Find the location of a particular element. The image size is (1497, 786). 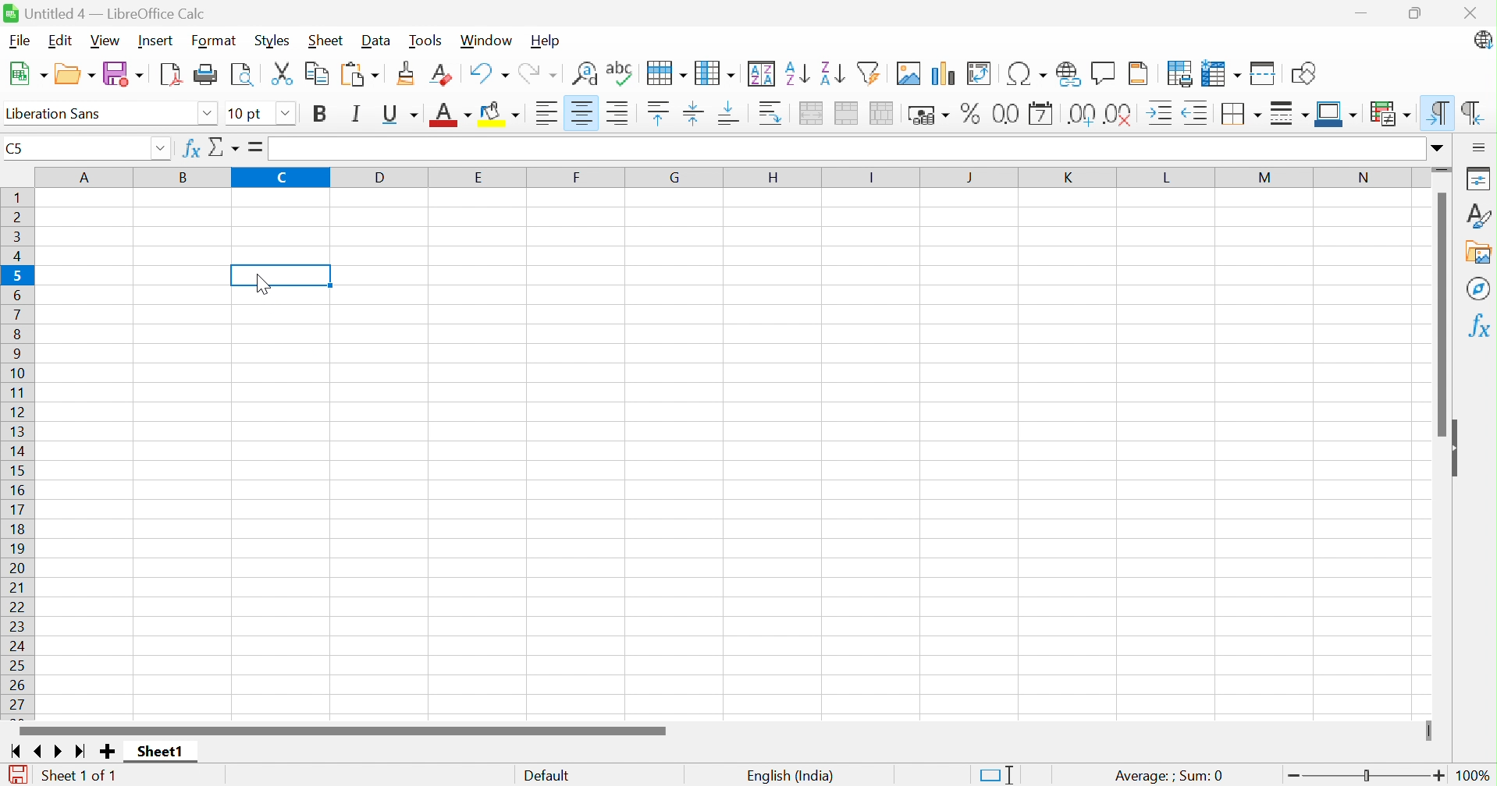

Scroll to next sheet is located at coordinates (62, 753).